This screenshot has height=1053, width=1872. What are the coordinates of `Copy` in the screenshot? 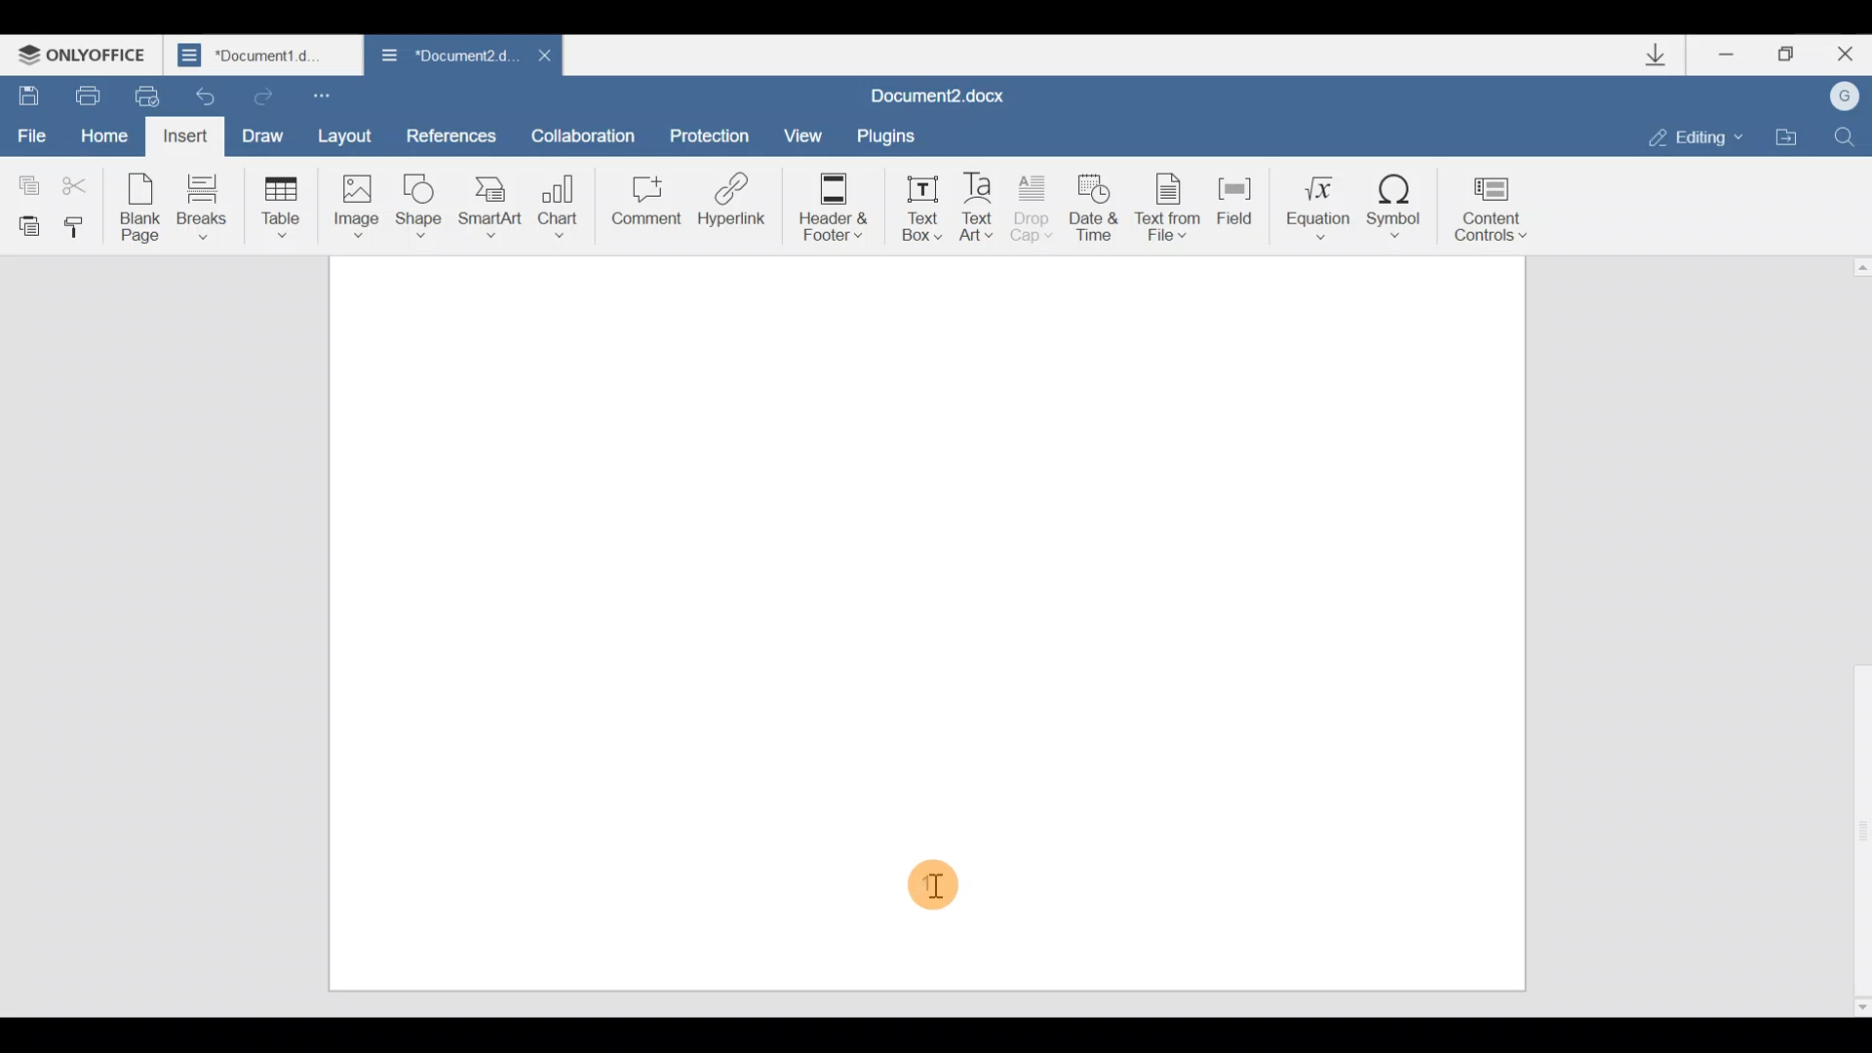 It's located at (24, 180).